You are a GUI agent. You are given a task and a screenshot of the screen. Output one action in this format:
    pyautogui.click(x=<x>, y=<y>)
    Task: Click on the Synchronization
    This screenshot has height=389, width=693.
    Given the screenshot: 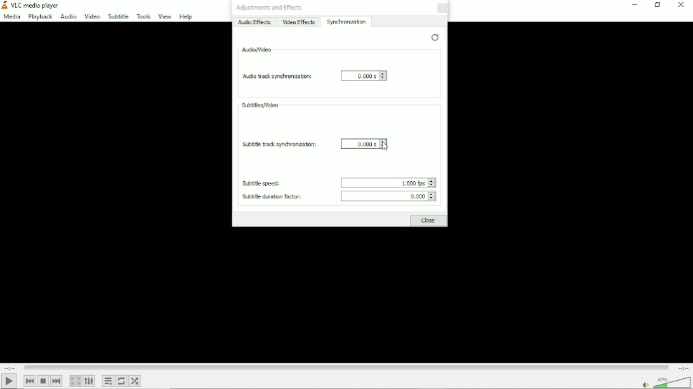 What is the action you would take?
    pyautogui.click(x=348, y=22)
    